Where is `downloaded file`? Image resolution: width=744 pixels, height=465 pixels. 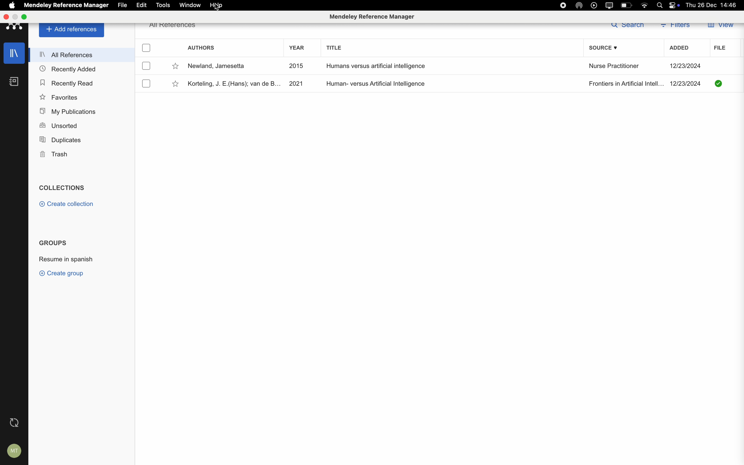
downloaded file is located at coordinates (719, 84).